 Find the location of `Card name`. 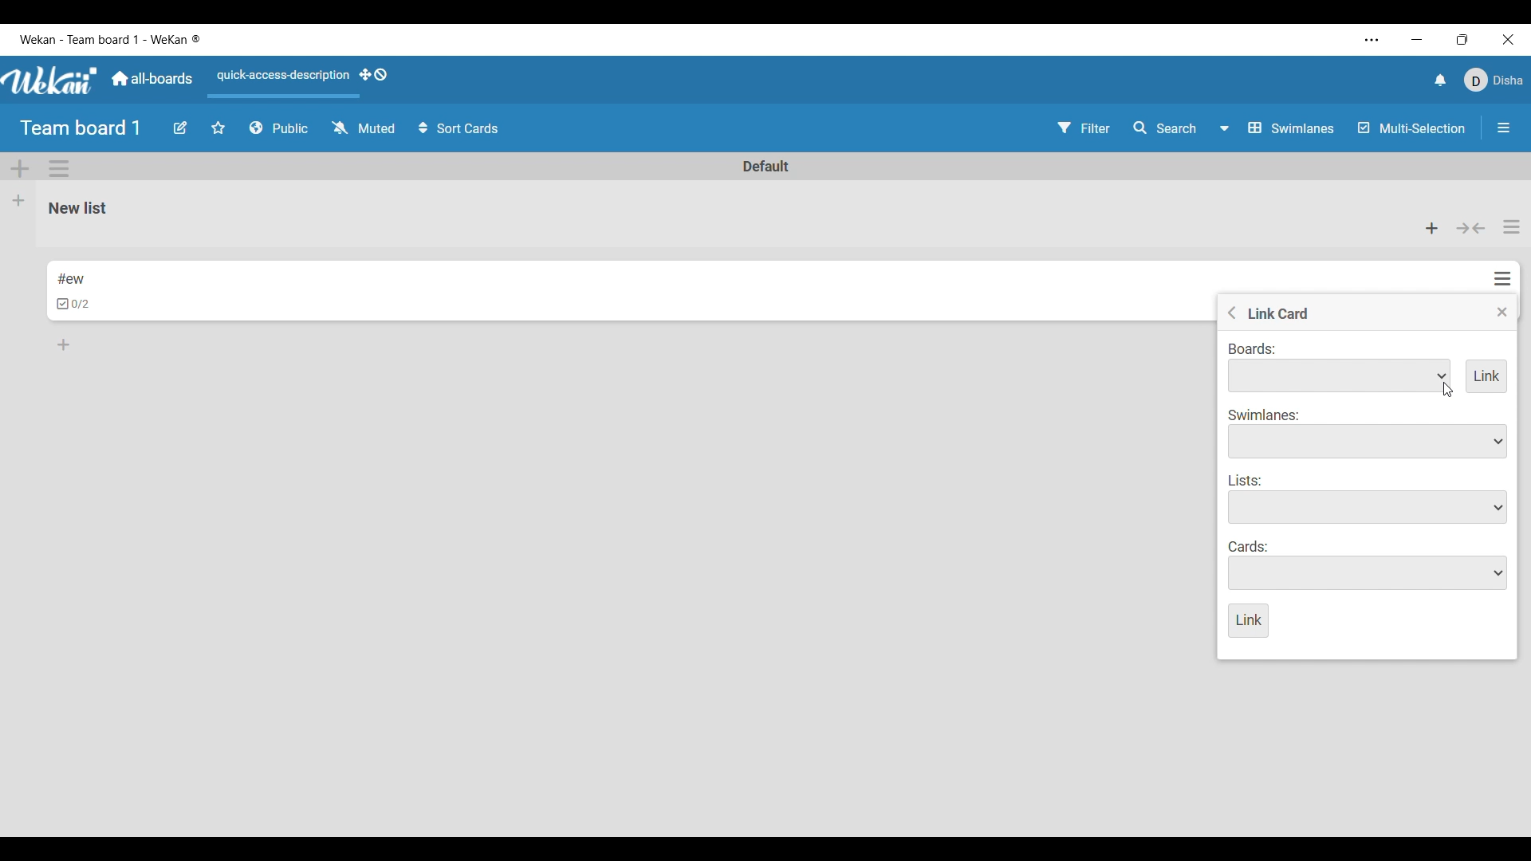

Card name is located at coordinates (71, 279).